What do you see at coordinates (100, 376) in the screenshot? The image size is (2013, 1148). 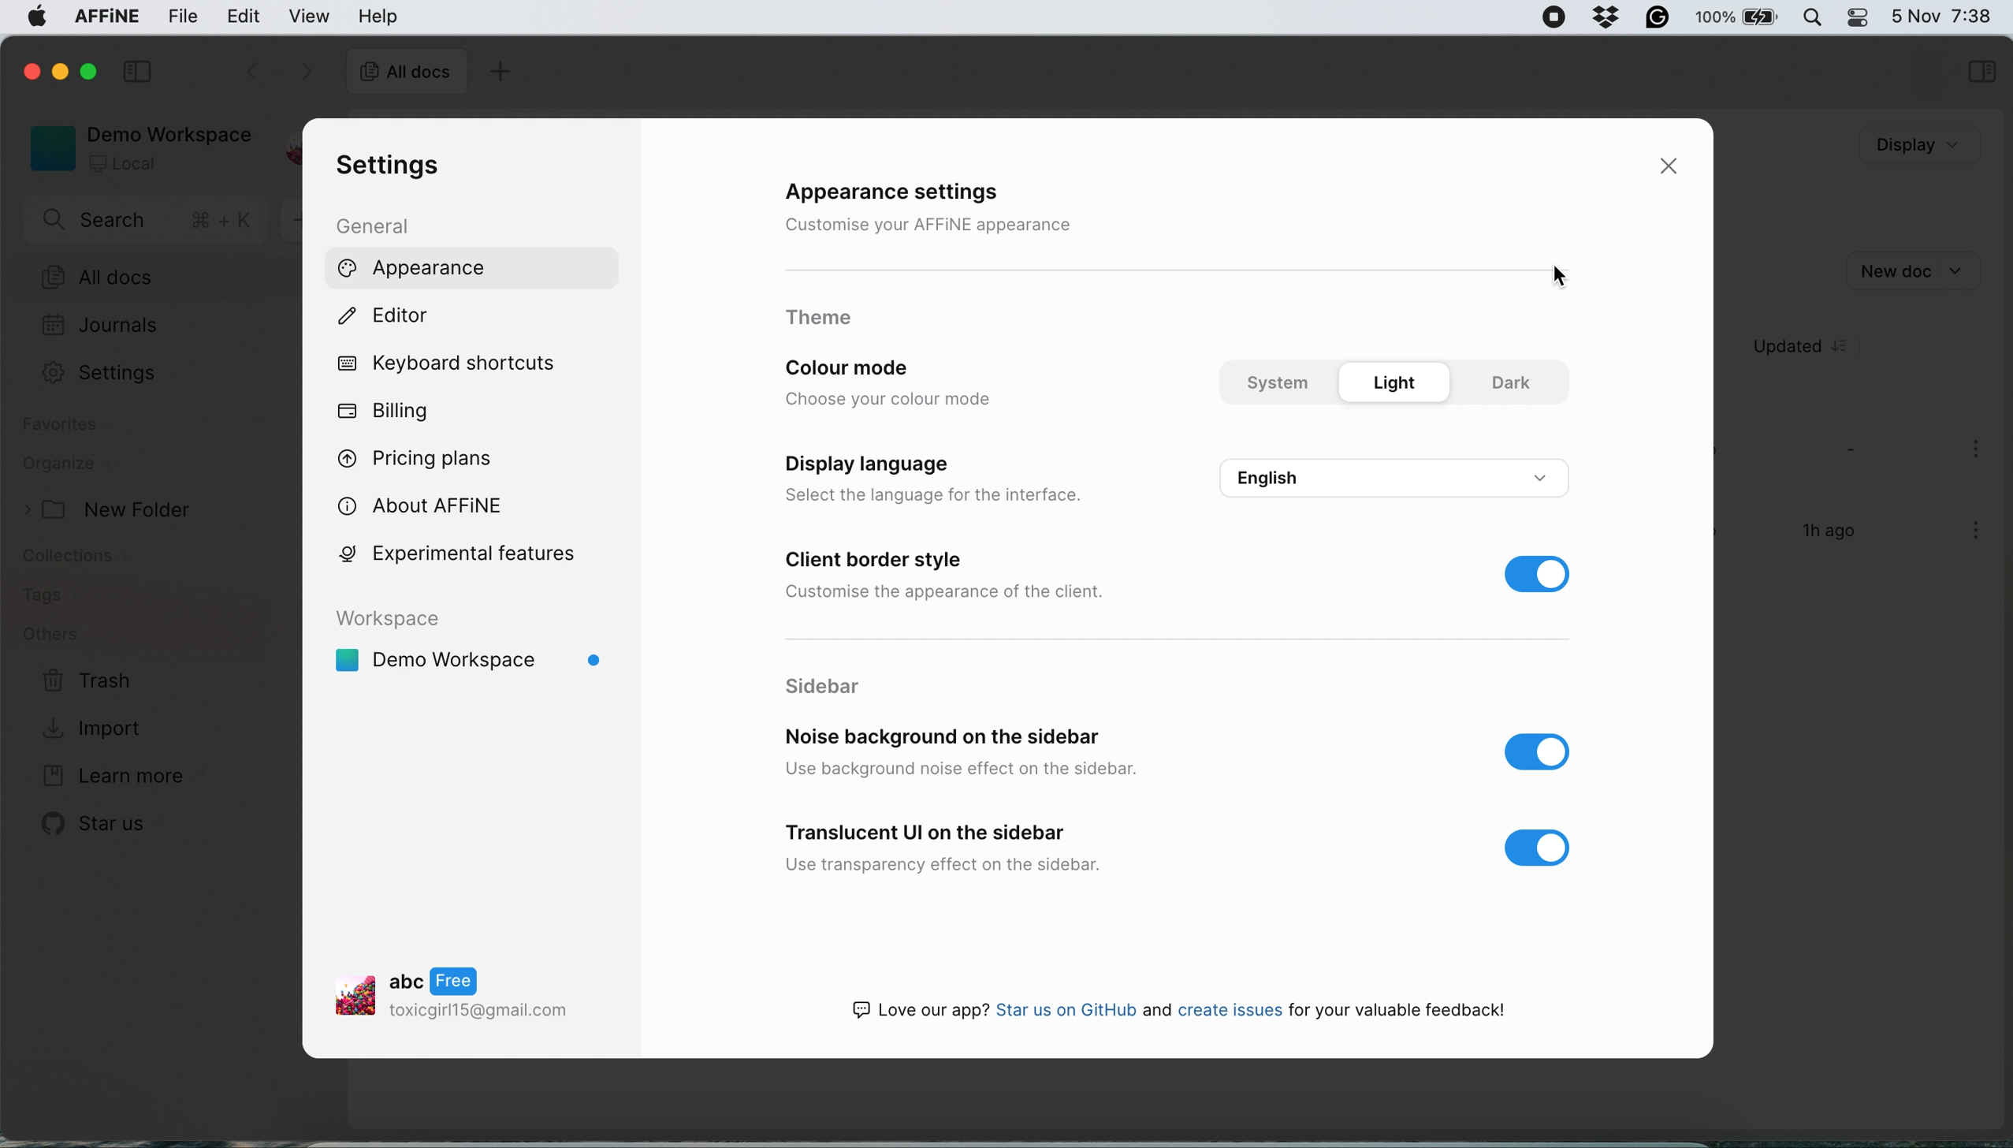 I see `settings` at bounding box center [100, 376].